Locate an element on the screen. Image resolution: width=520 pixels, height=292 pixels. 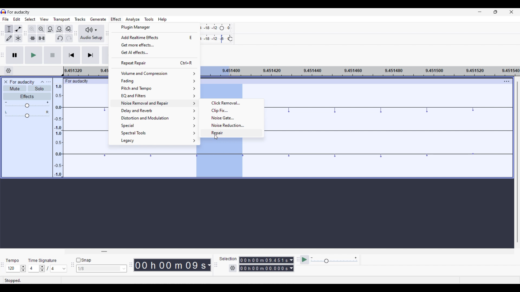
Legacy options is located at coordinates (155, 141).